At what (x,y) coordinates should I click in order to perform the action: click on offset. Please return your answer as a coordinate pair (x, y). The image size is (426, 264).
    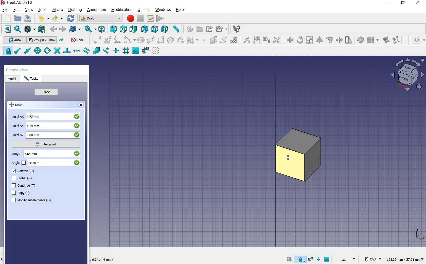
    Looking at the image, I should click on (330, 40).